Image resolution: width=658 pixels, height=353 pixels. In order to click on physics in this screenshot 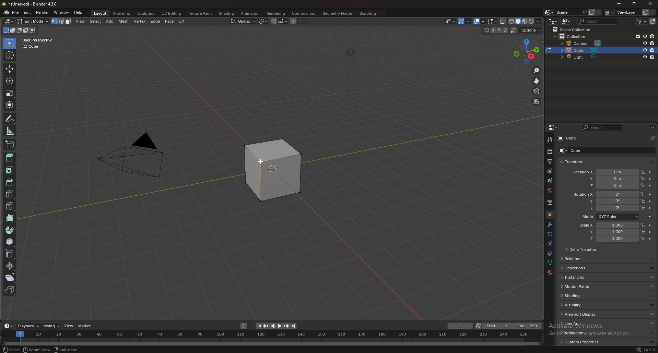, I will do `click(550, 244)`.